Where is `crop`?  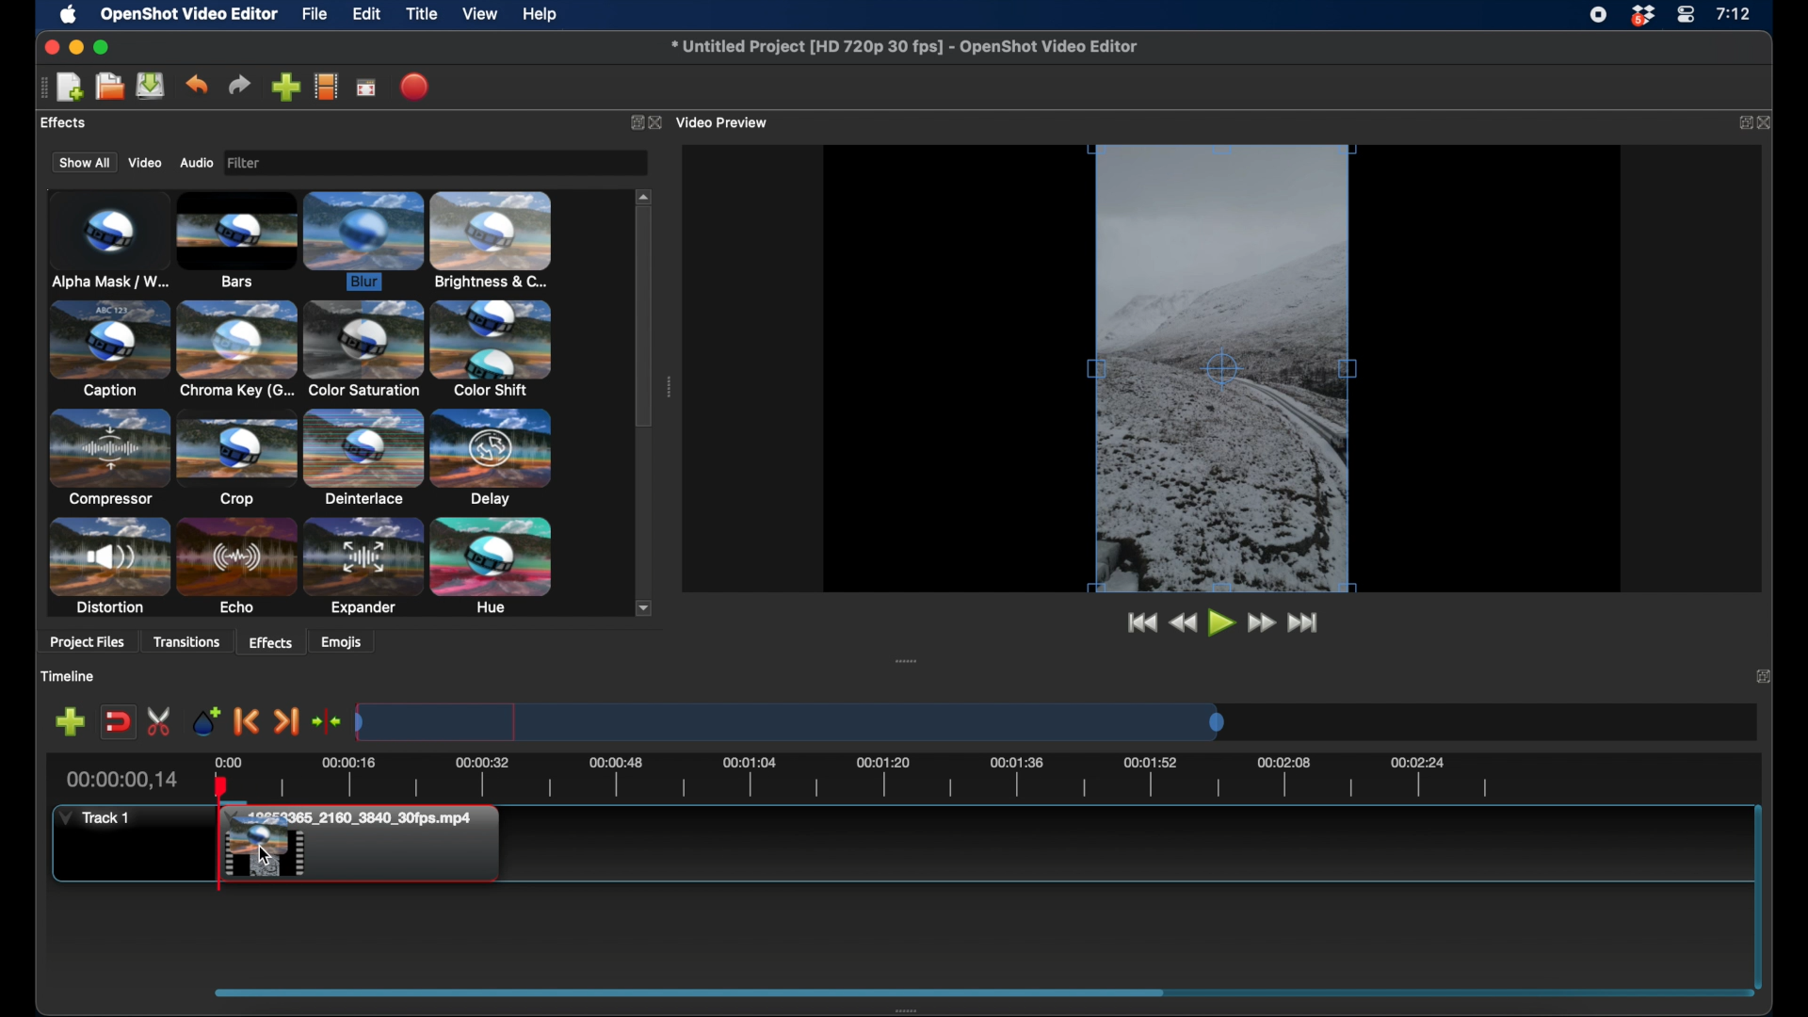
crop is located at coordinates (236, 458).